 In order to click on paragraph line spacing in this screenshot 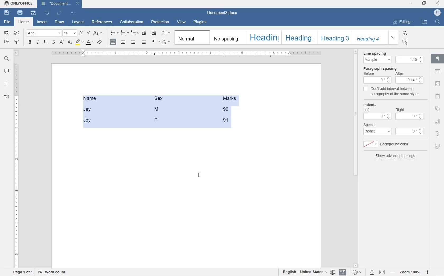, I will do `click(382, 68)`.